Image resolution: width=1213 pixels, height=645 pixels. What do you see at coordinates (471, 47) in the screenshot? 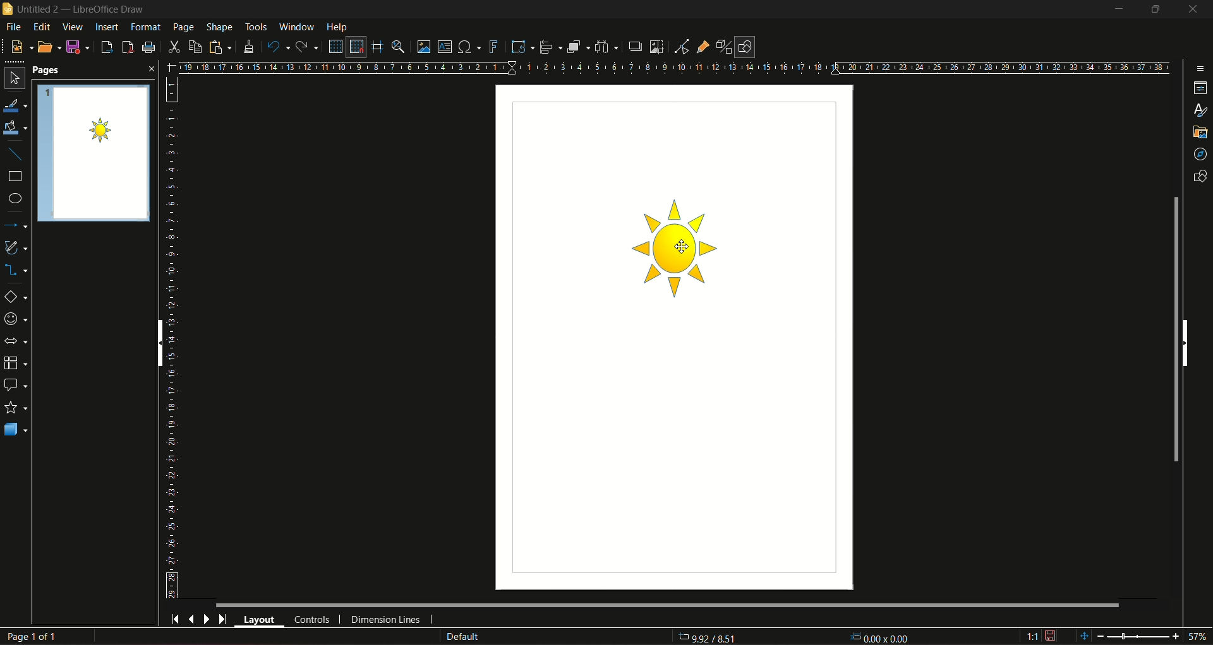
I see `insert special character` at bounding box center [471, 47].